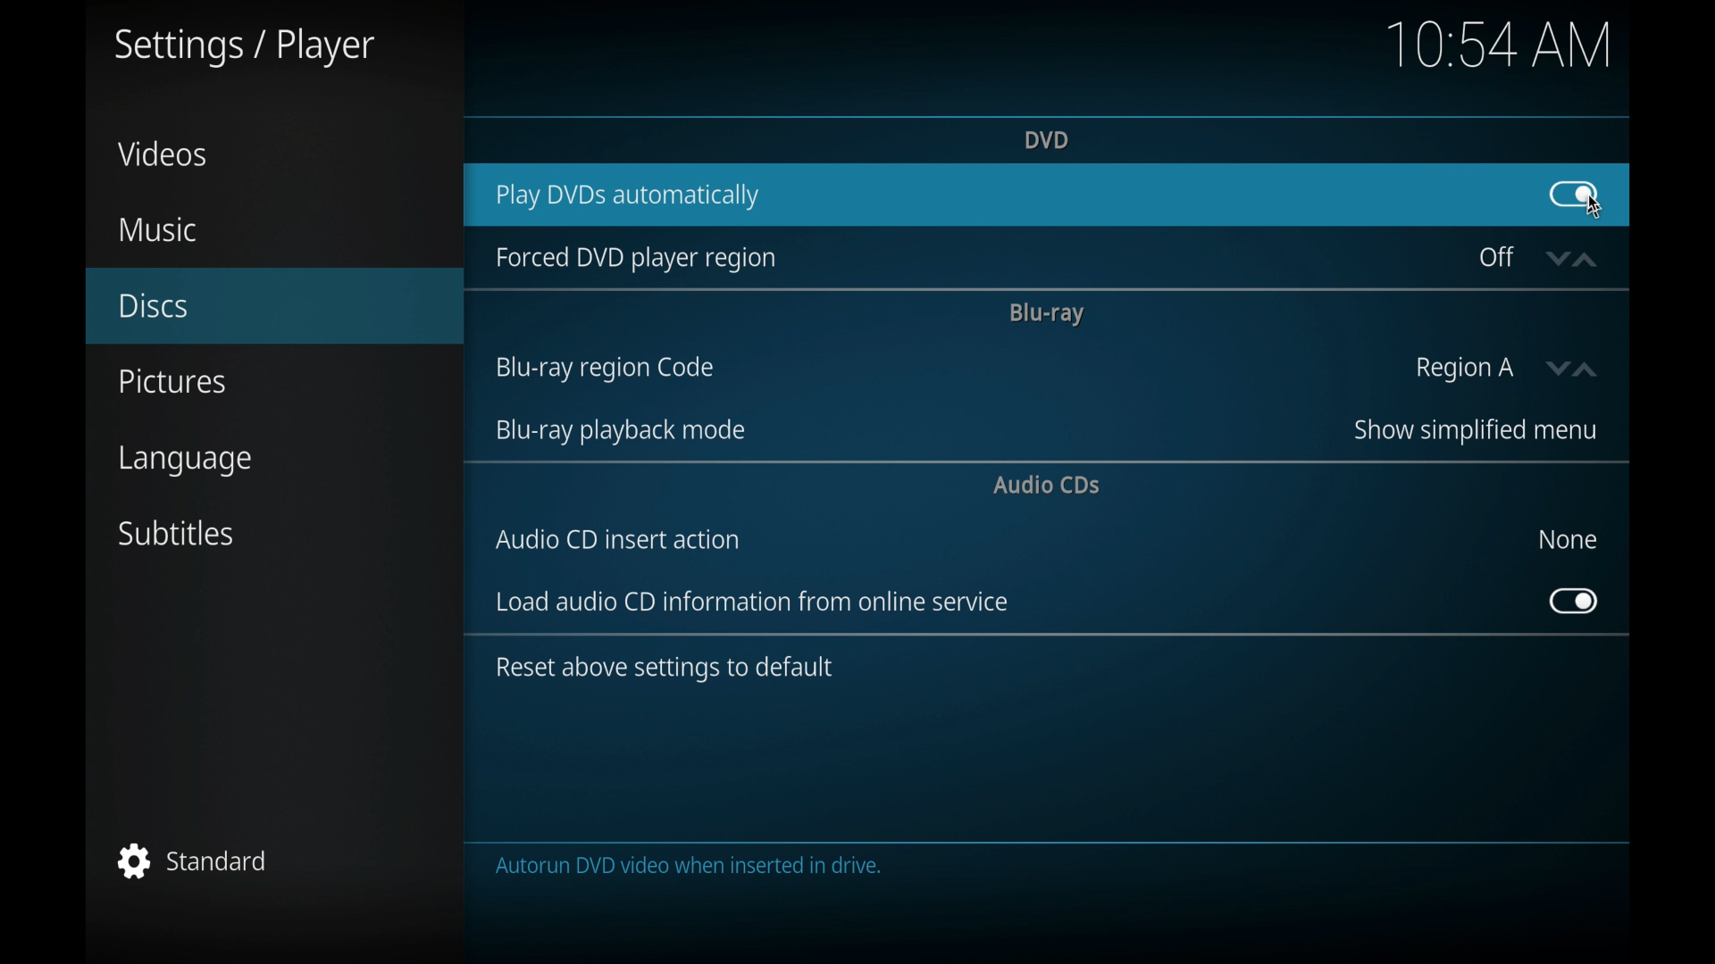 The image size is (1715, 964). I want to click on stepper buttons, so click(1570, 260).